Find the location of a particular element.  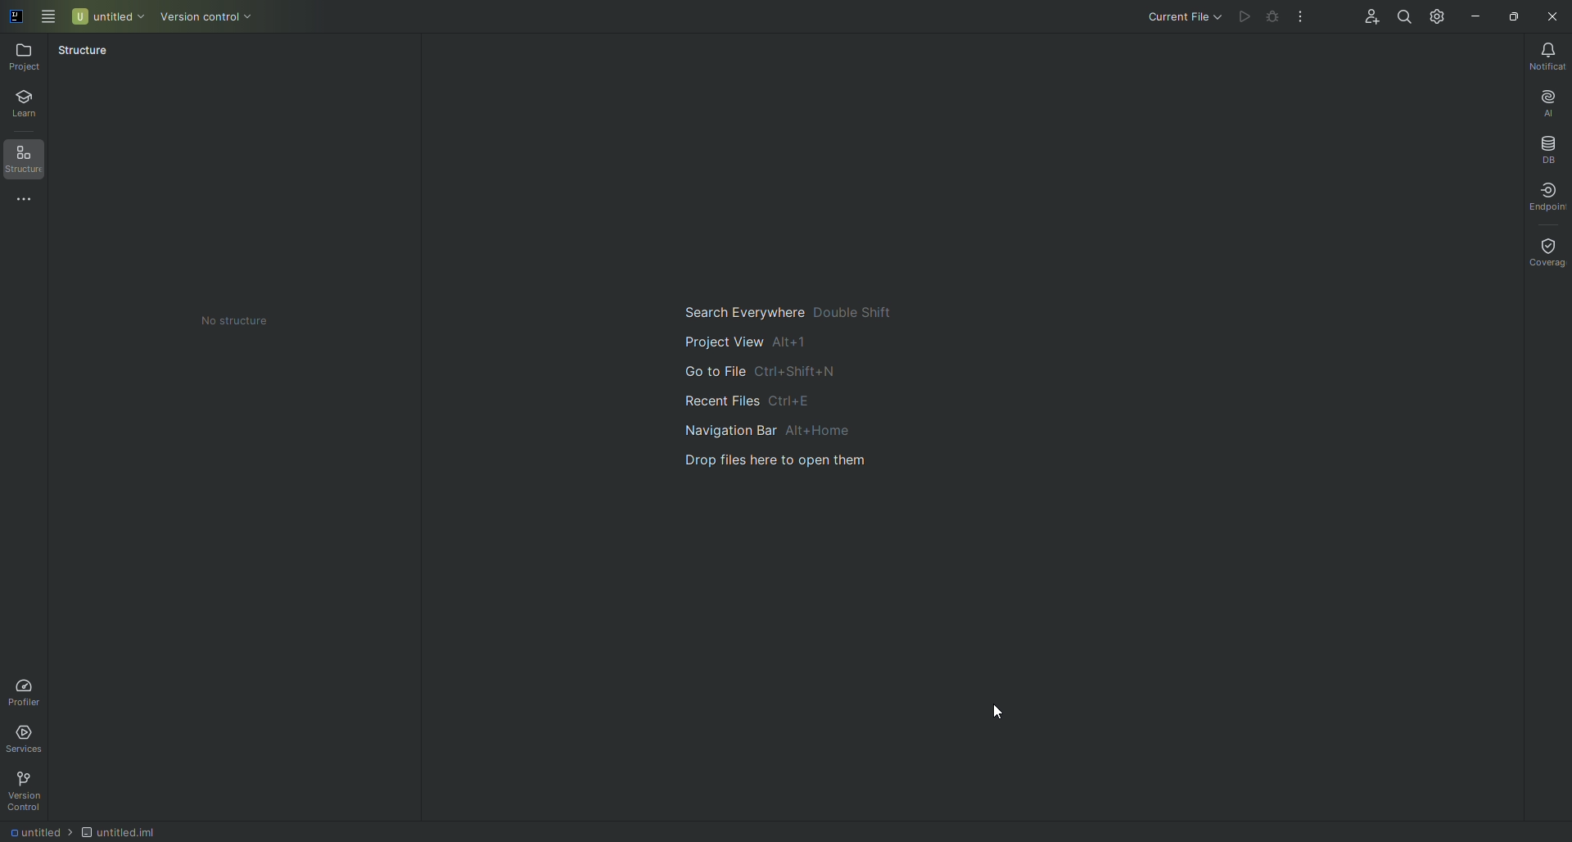

More Actions is located at coordinates (1302, 18).